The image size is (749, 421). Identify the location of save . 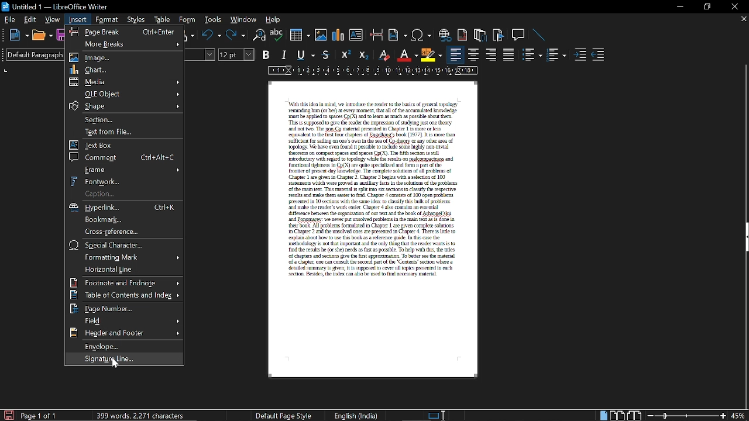
(8, 415).